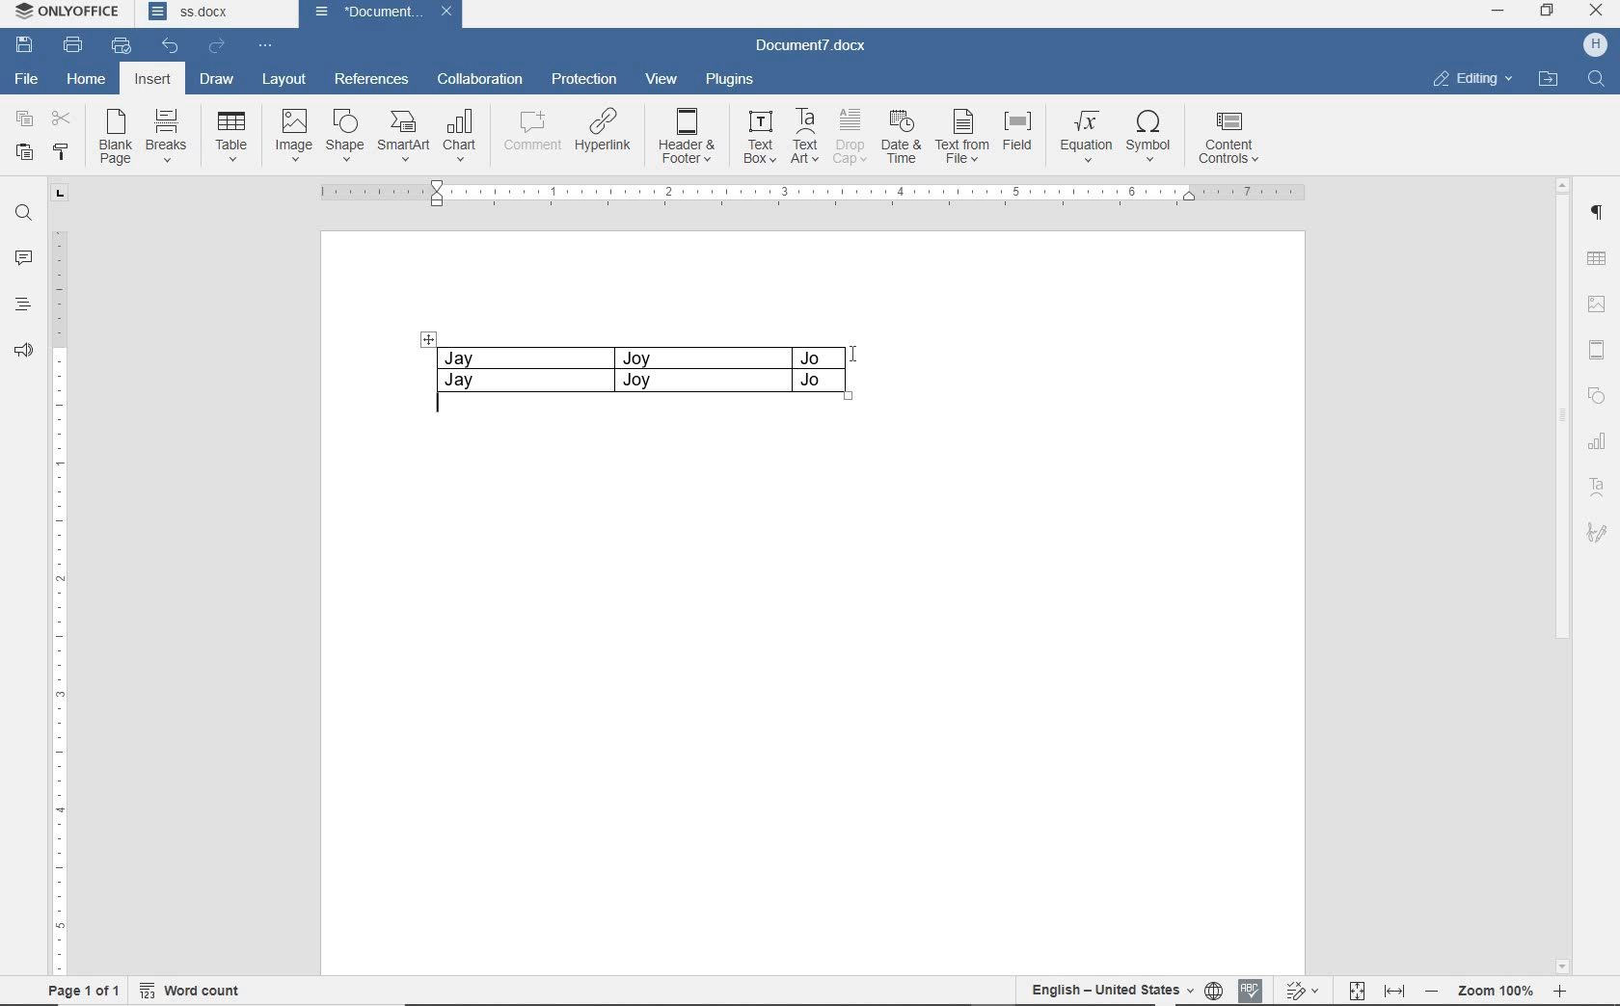 This screenshot has height=1006, width=1620. I want to click on COLUMN RESIZED TO FIT TEXT, so click(805, 371).